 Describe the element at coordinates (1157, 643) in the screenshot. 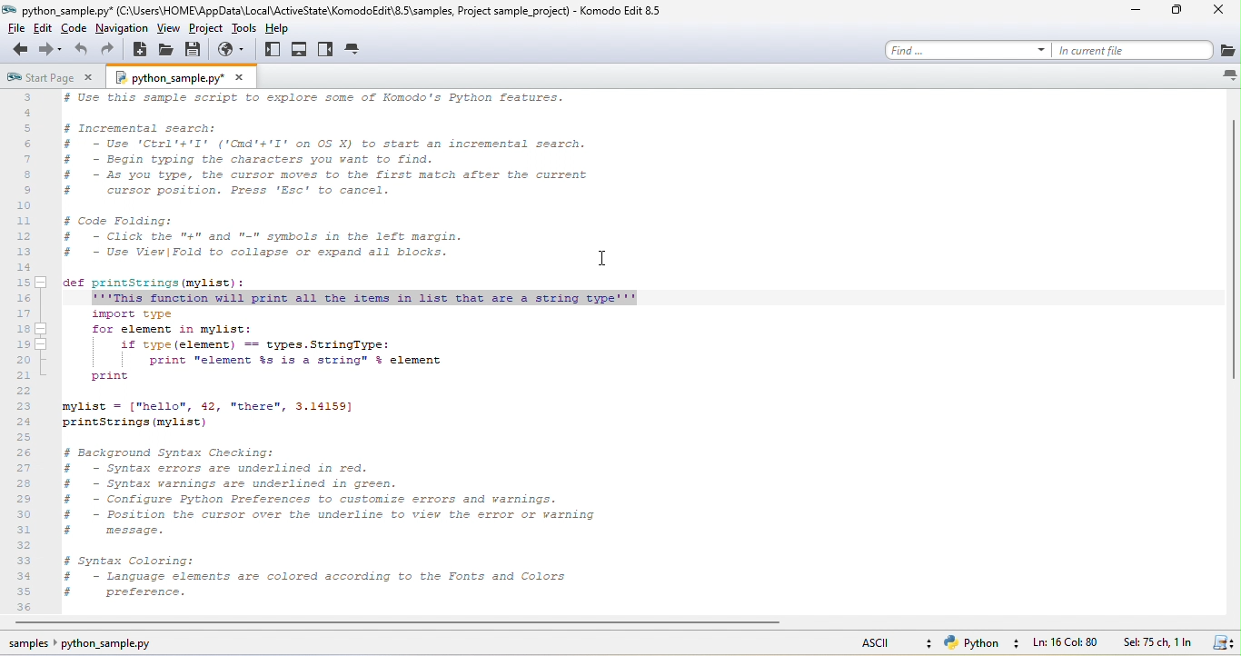

I see `sel 75 ch 1 ln` at that location.